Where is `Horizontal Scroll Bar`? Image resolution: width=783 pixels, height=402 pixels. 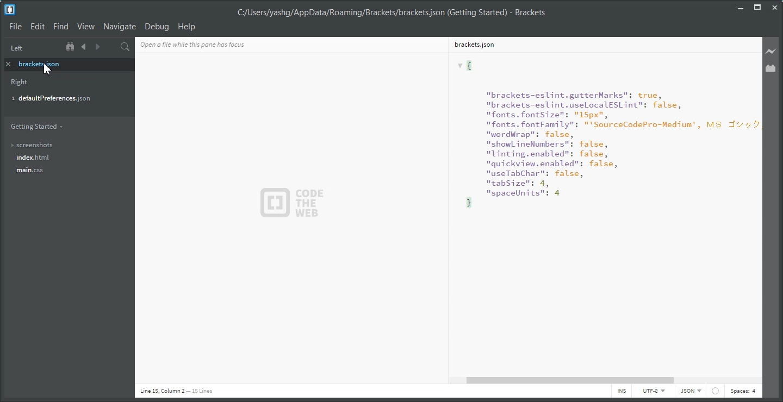 Horizontal Scroll Bar is located at coordinates (608, 380).